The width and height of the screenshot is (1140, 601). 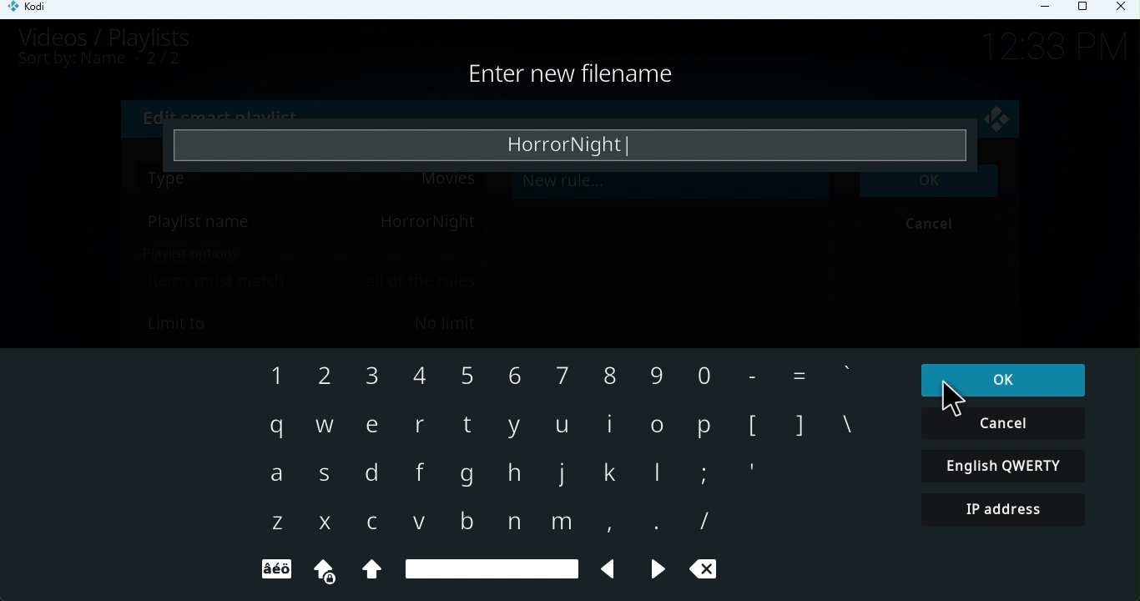 What do you see at coordinates (574, 144) in the screenshot?
I see `Enter playlist name` at bounding box center [574, 144].